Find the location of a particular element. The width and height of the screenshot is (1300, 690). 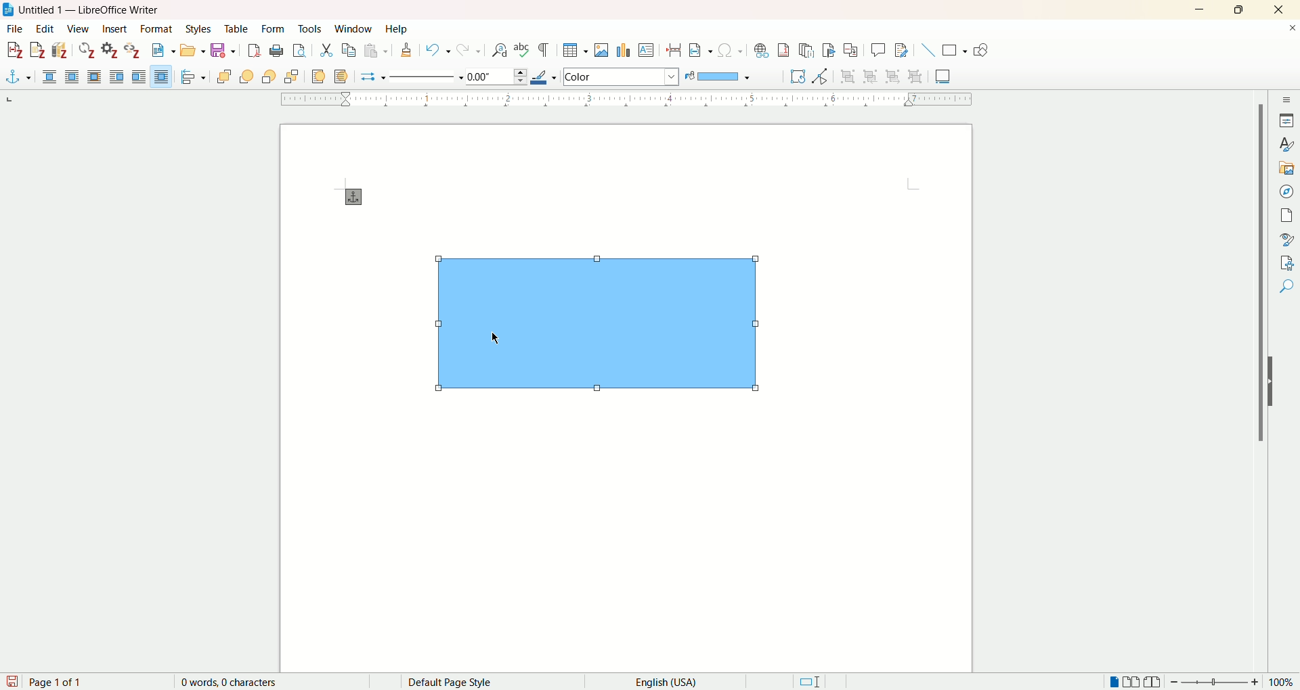

book view is located at coordinates (1154, 681).